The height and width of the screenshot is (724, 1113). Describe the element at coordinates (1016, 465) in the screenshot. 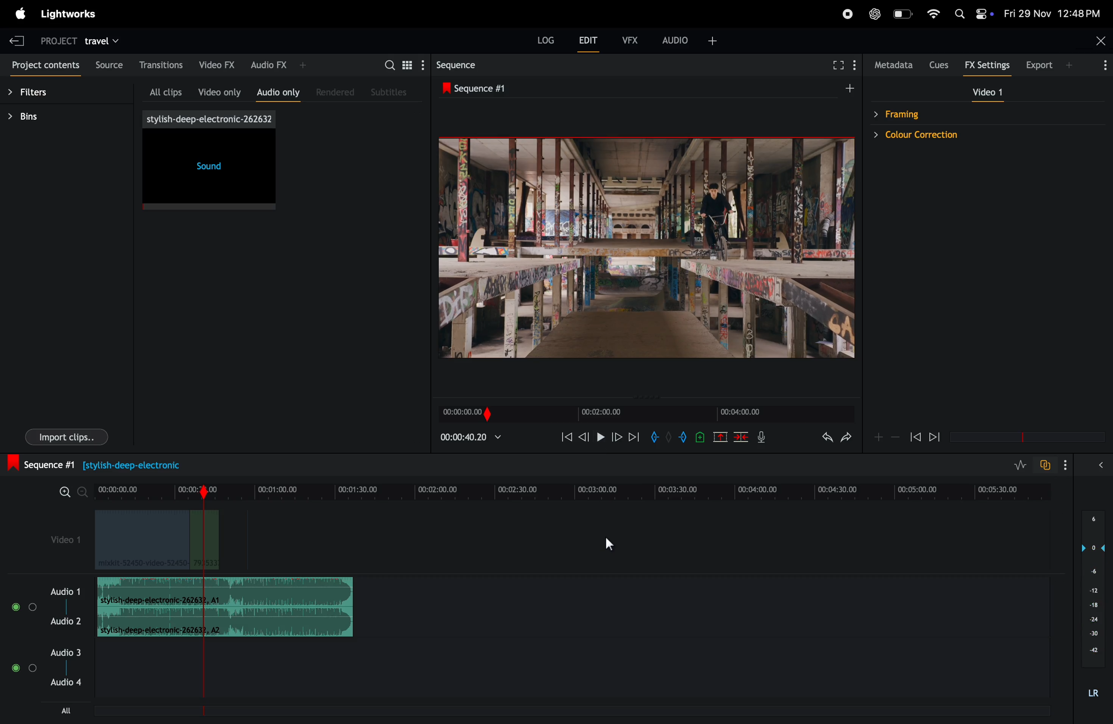

I see `toggle audio editing levels` at that location.